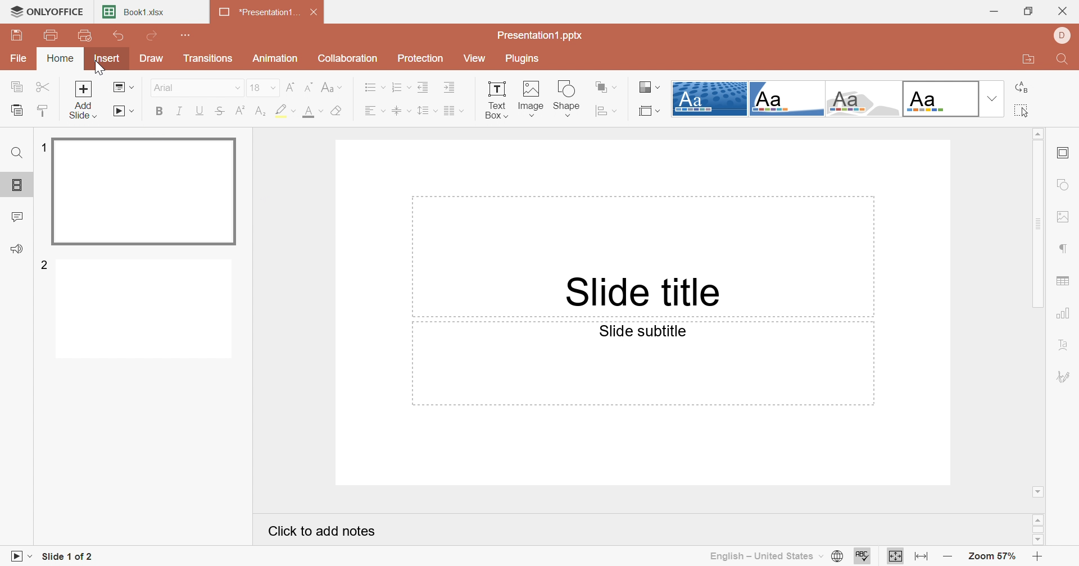  Describe the element at coordinates (42, 148) in the screenshot. I see `1` at that location.